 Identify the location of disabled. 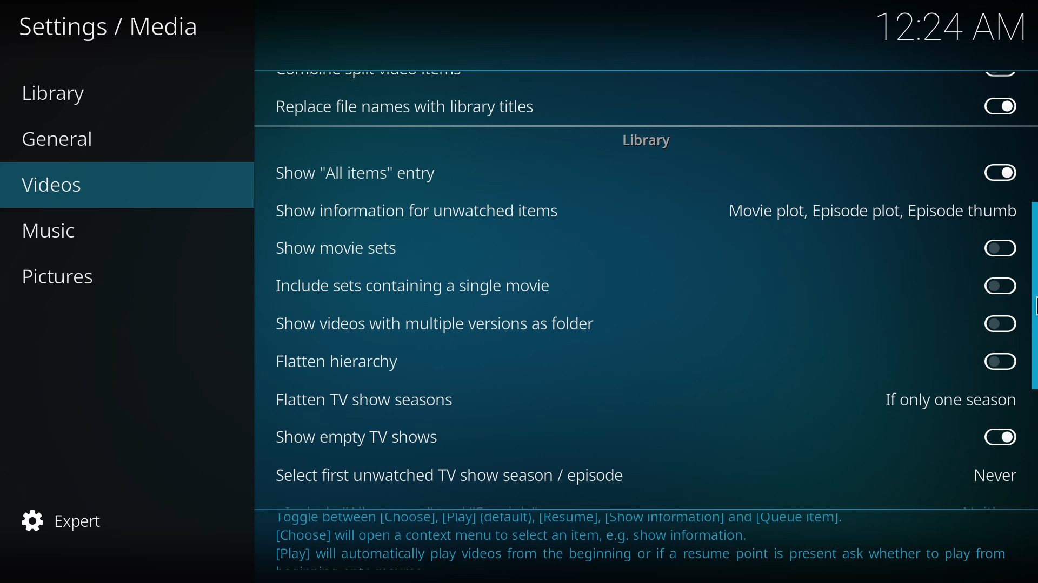
(1000, 105).